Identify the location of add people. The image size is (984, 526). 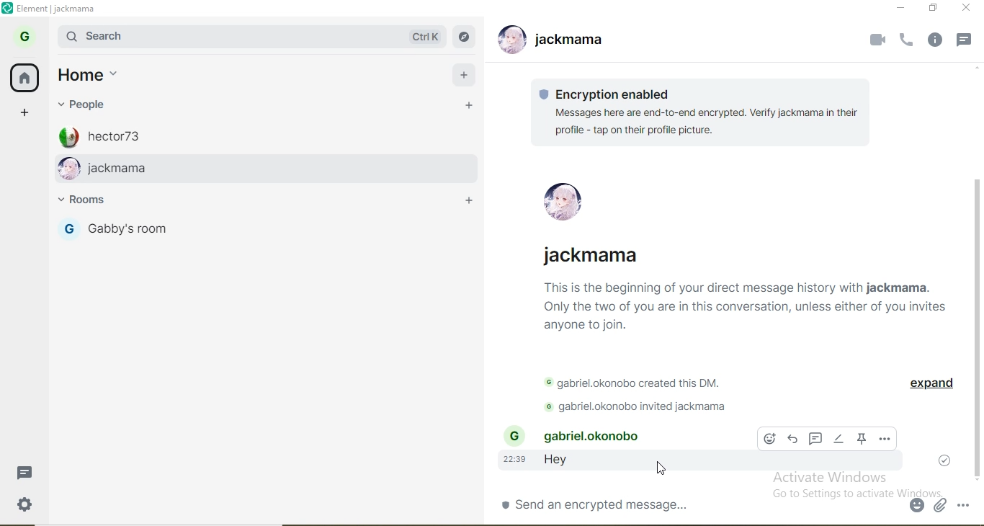
(470, 107).